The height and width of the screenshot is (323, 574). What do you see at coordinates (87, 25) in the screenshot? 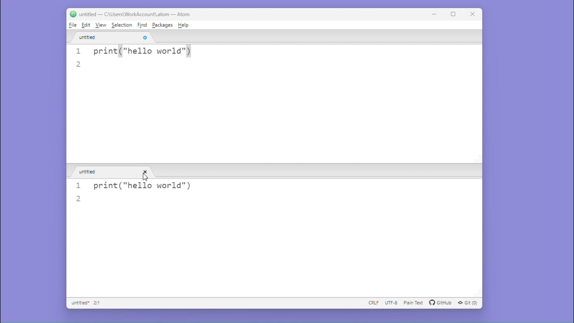
I see `Edit` at bounding box center [87, 25].